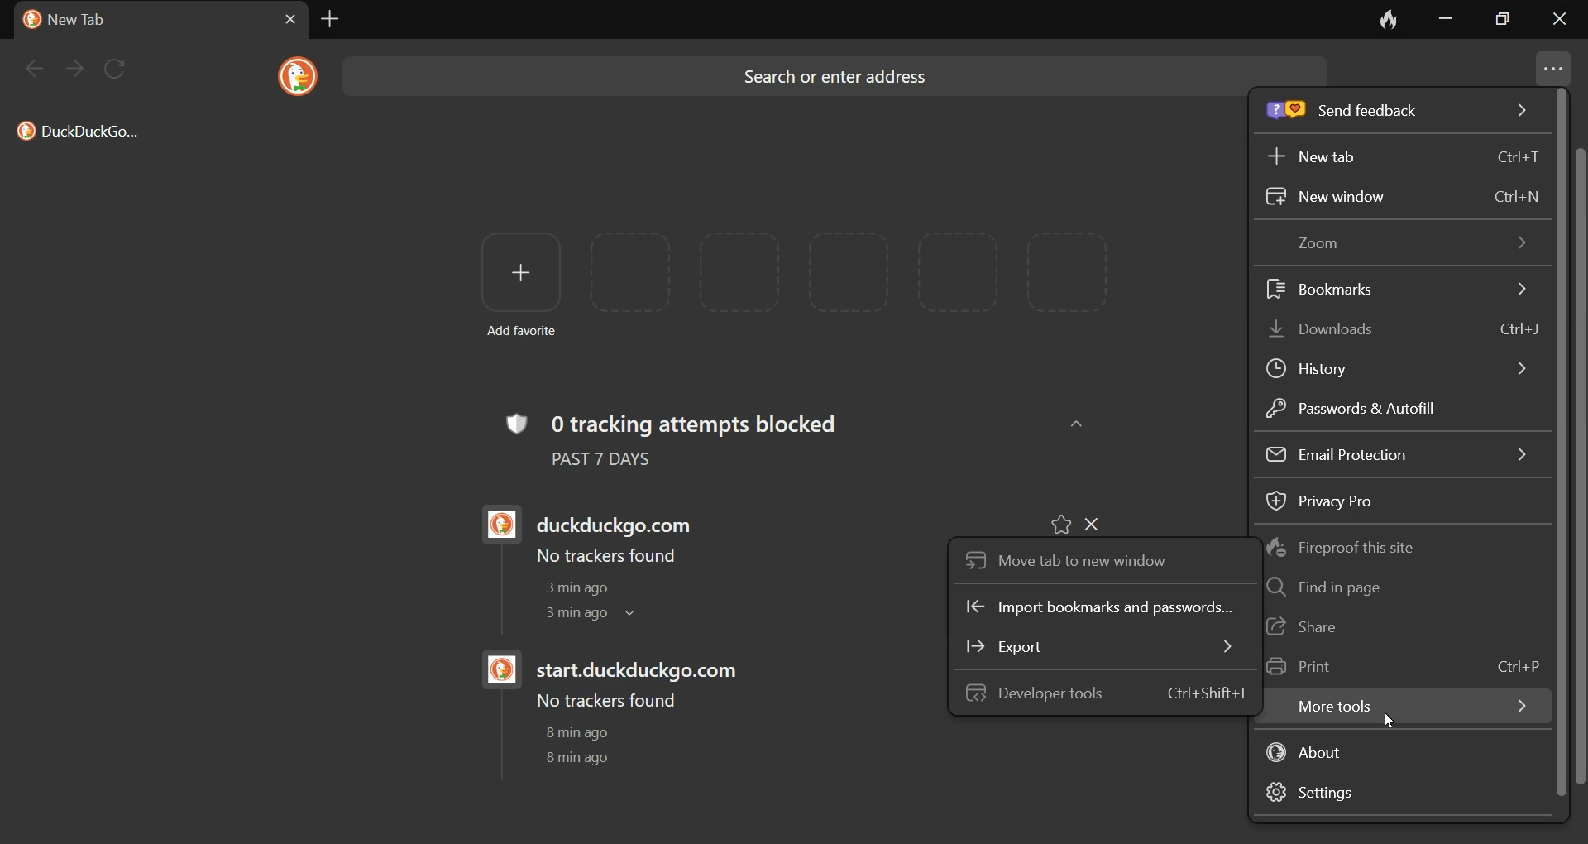 The image size is (1588, 844). What do you see at coordinates (580, 733) in the screenshot?
I see `8 min ago` at bounding box center [580, 733].